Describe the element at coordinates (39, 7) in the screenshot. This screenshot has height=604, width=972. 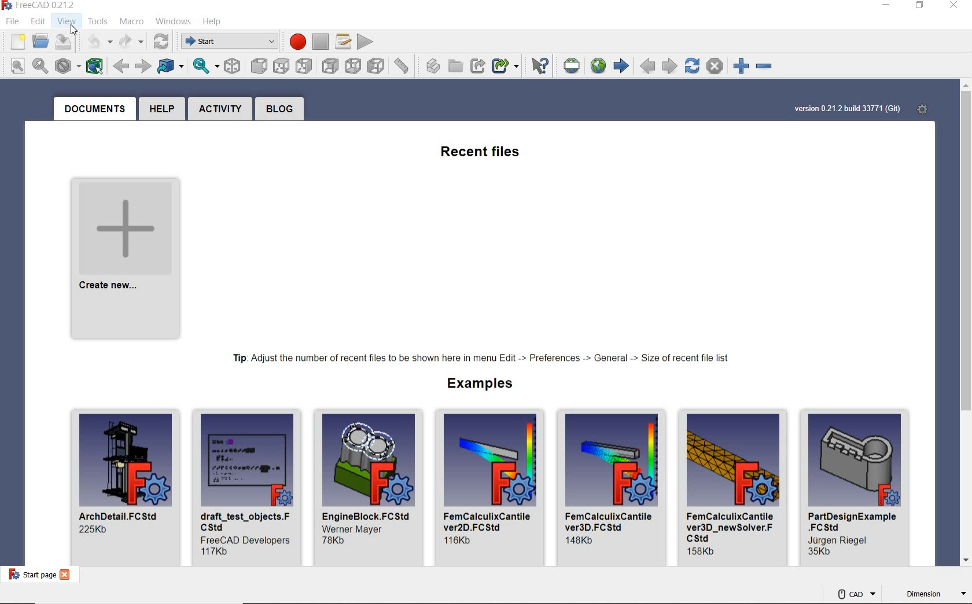
I see `System name` at that location.